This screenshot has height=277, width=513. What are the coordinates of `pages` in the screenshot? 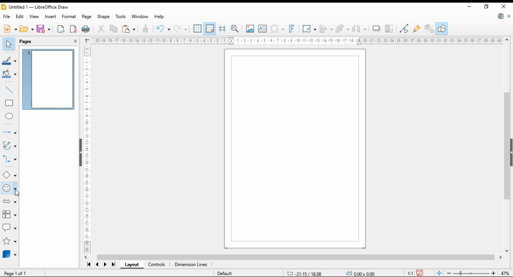 It's located at (32, 41).